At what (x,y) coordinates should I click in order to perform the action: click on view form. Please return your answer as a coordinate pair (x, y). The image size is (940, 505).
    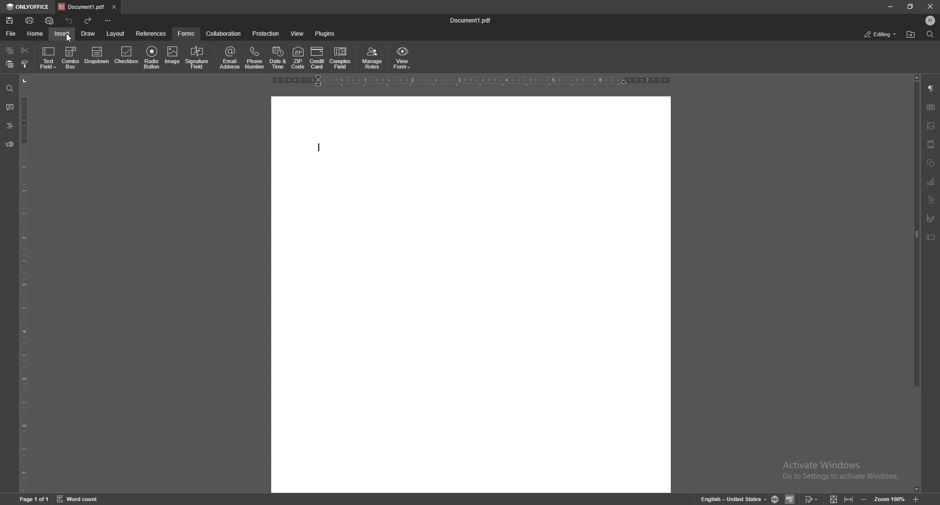
    Looking at the image, I should click on (402, 58).